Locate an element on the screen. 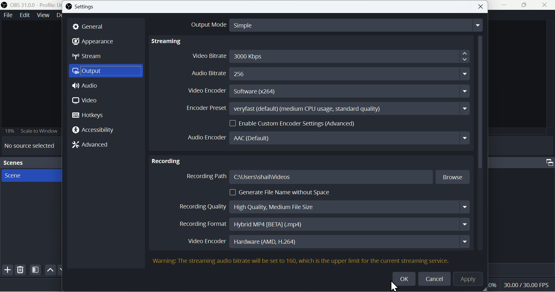  General is located at coordinates (92, 26).